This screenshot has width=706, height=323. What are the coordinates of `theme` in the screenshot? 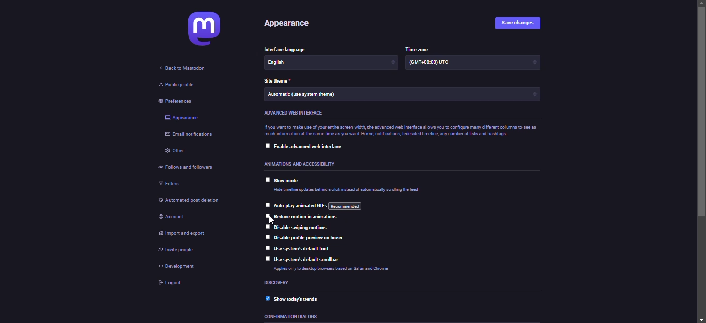 It's located at (304, 96).